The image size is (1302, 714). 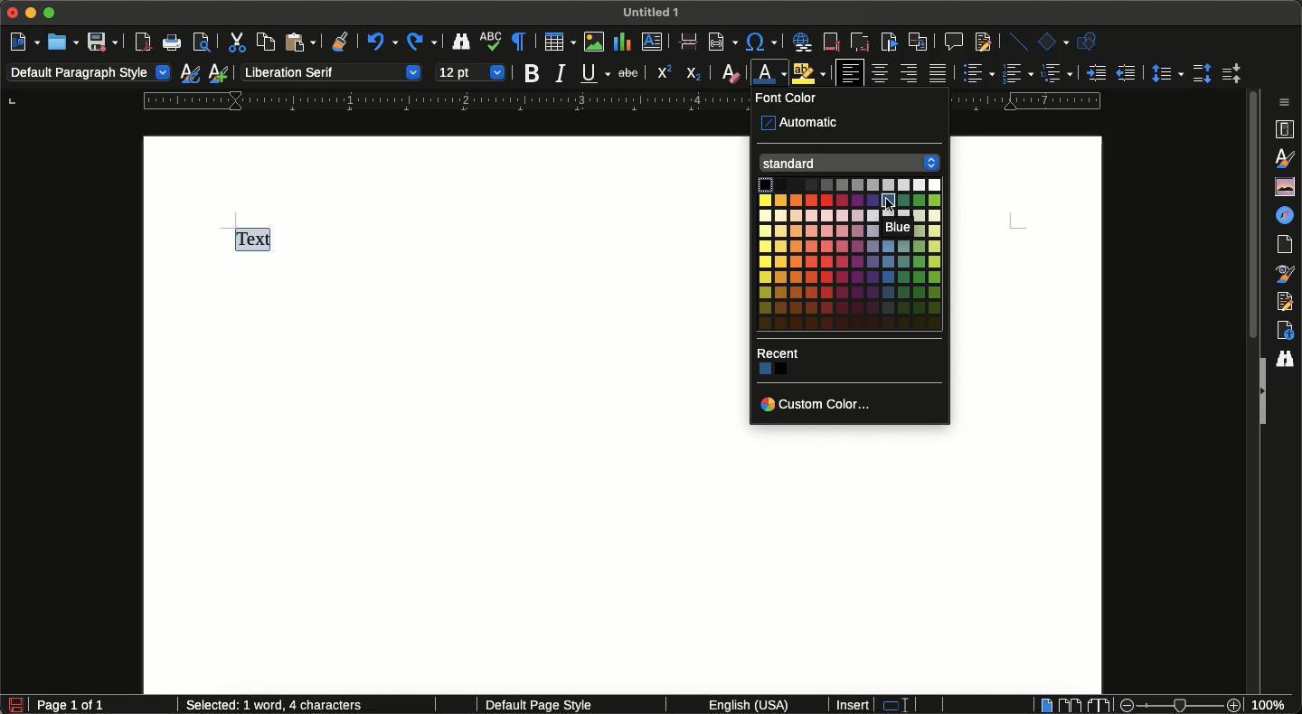 I want to click on Select outline format, so click(x=1057, y=73).